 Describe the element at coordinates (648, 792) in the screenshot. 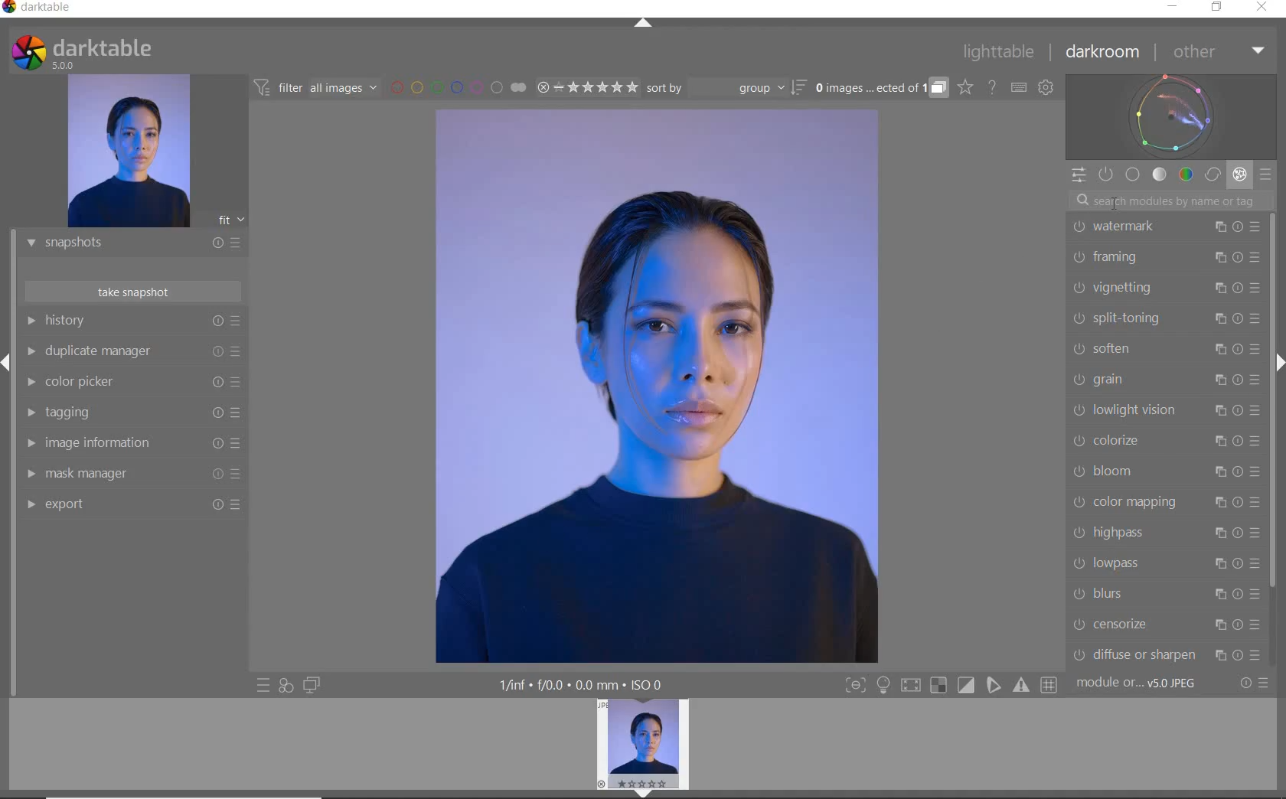

I see `EXPAND/COLLAPSE` at that location.